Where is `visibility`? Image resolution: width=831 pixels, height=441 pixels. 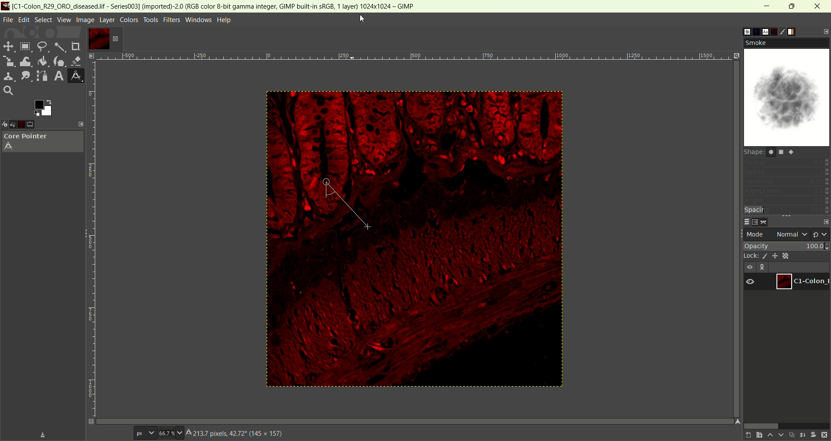
visibility is located at coordinates (749, 268).